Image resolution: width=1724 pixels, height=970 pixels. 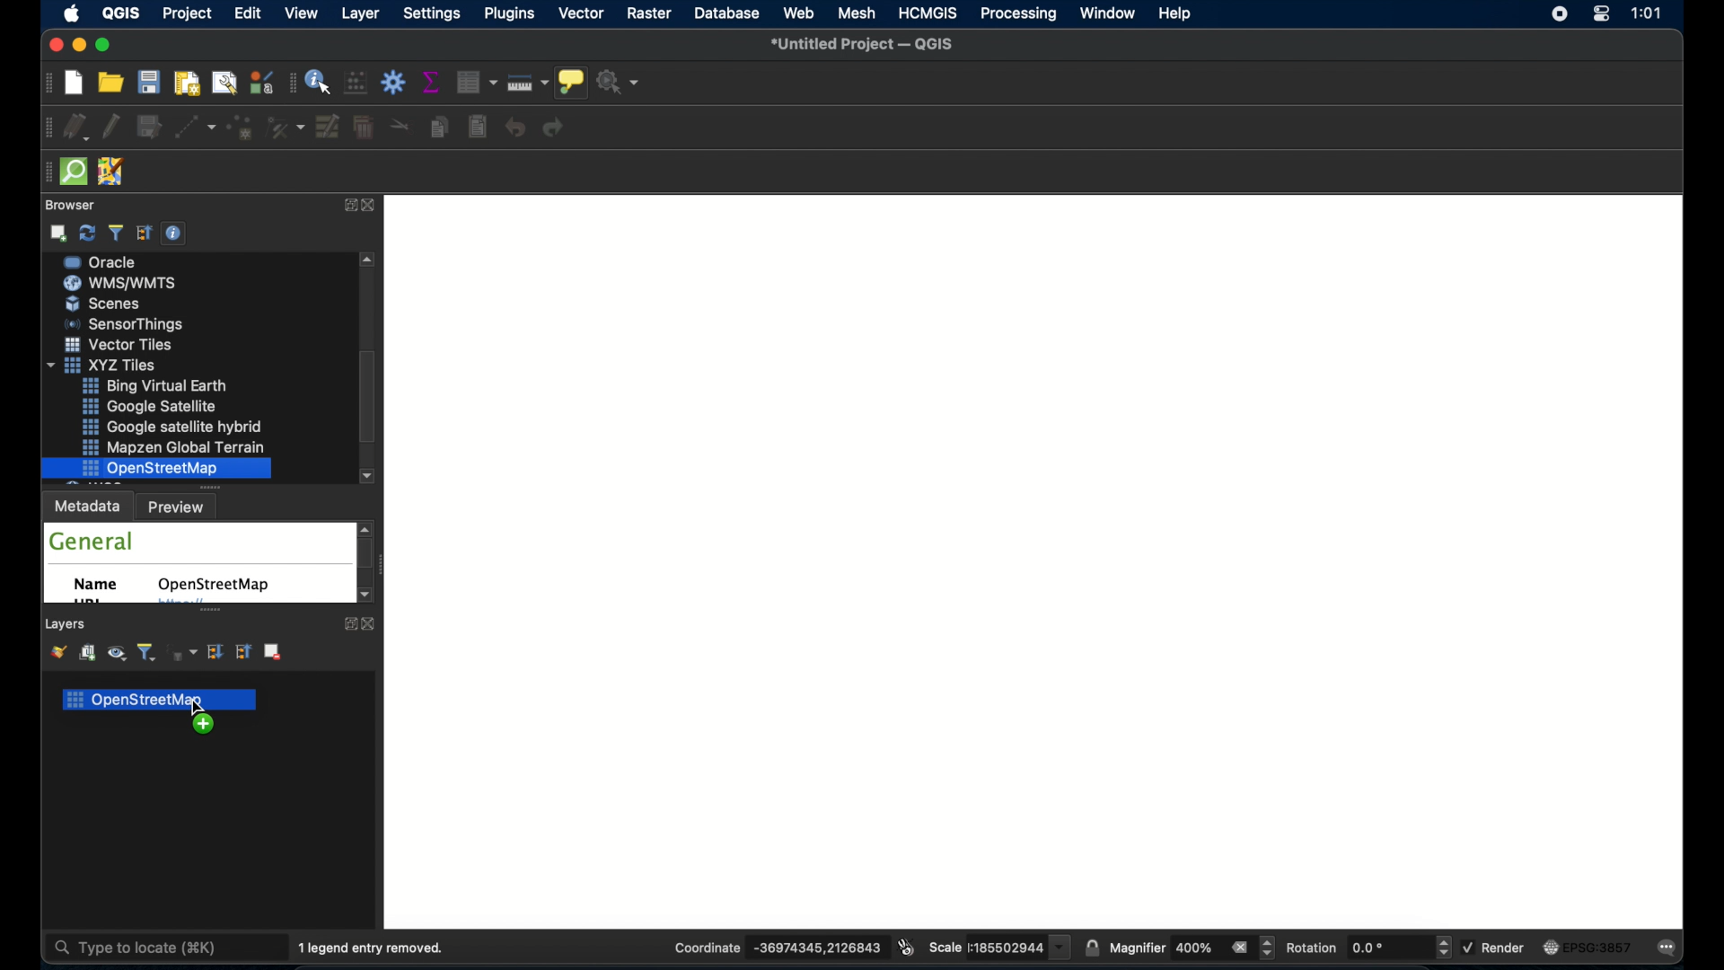 What do you see at coordinates (112, 172) in the screenshot?
I see `JSOM remote` at bounding box center [112, 172].